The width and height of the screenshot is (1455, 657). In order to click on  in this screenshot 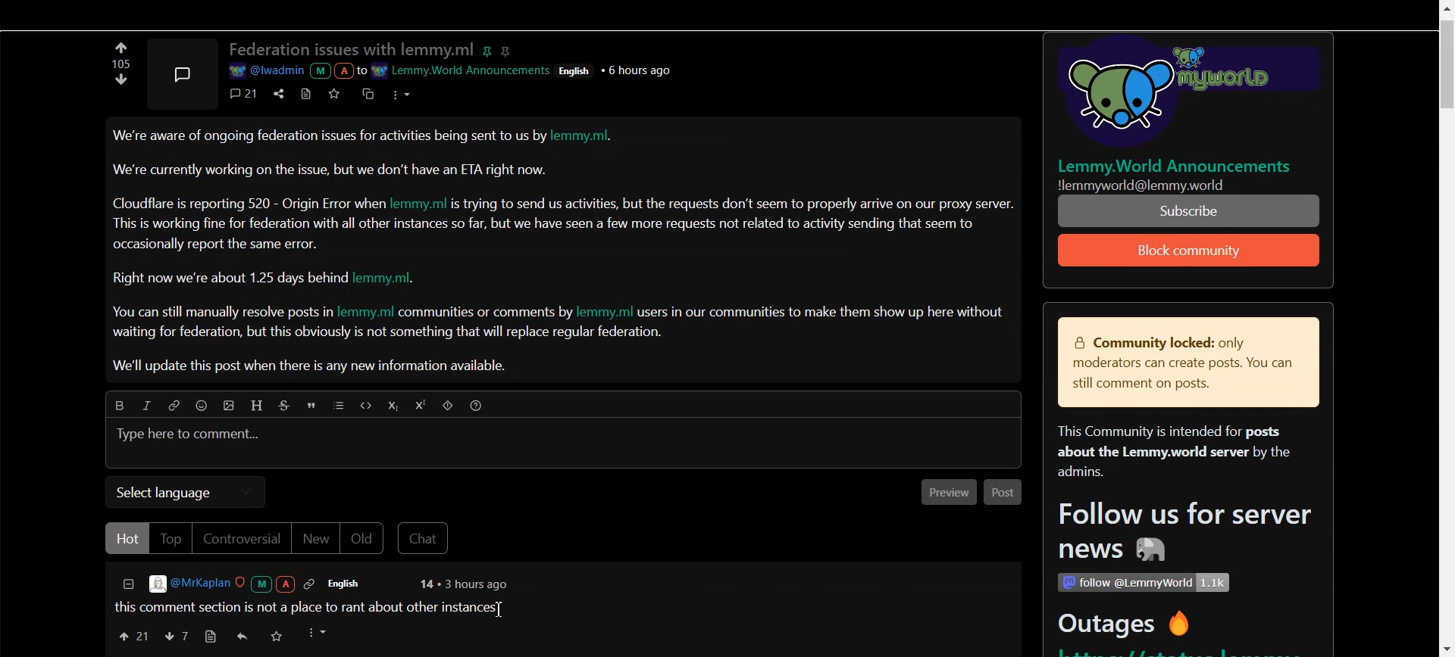, I will do `click(1162, 185)`.